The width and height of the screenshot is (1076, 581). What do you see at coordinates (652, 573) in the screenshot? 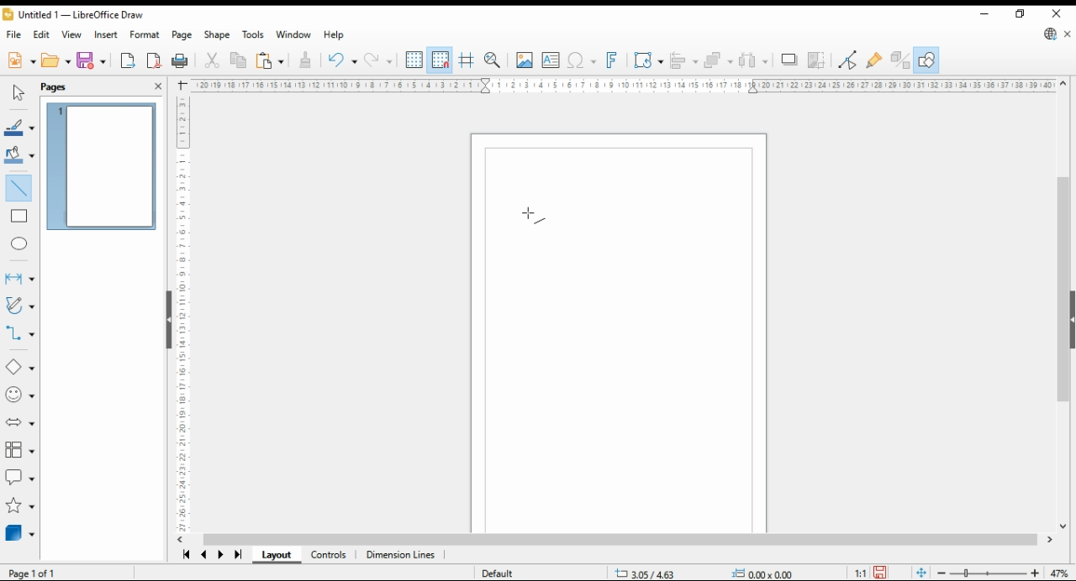
I see `-21.15/11.78` at bounding box center [652, 573].